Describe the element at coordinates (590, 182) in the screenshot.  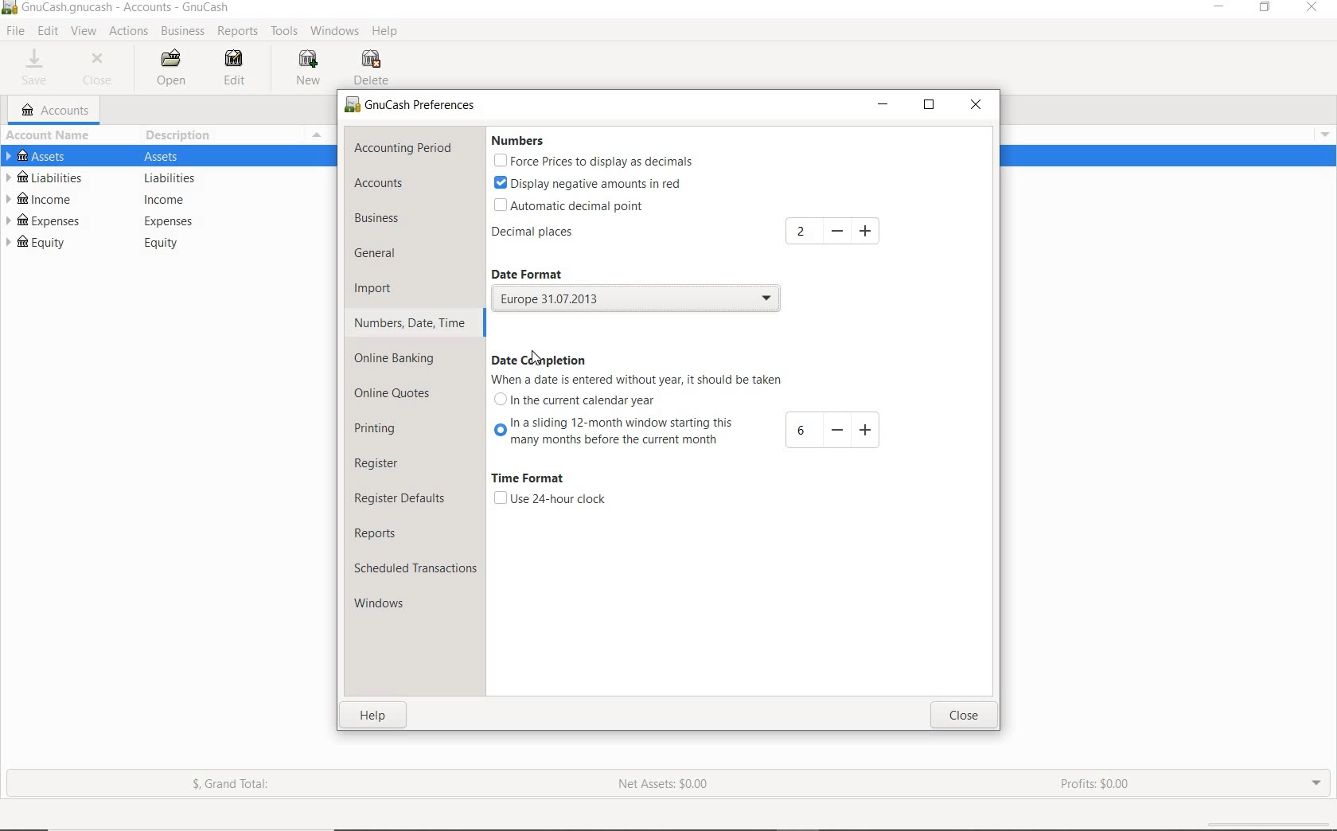
I see `display negative amounts in red` at that location.